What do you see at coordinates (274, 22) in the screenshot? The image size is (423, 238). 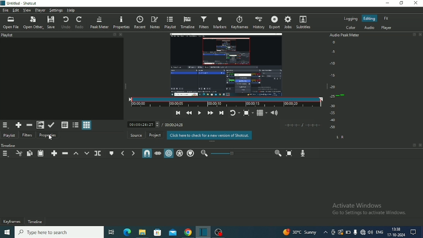 I see `Export` at bounding box center [274, 22].